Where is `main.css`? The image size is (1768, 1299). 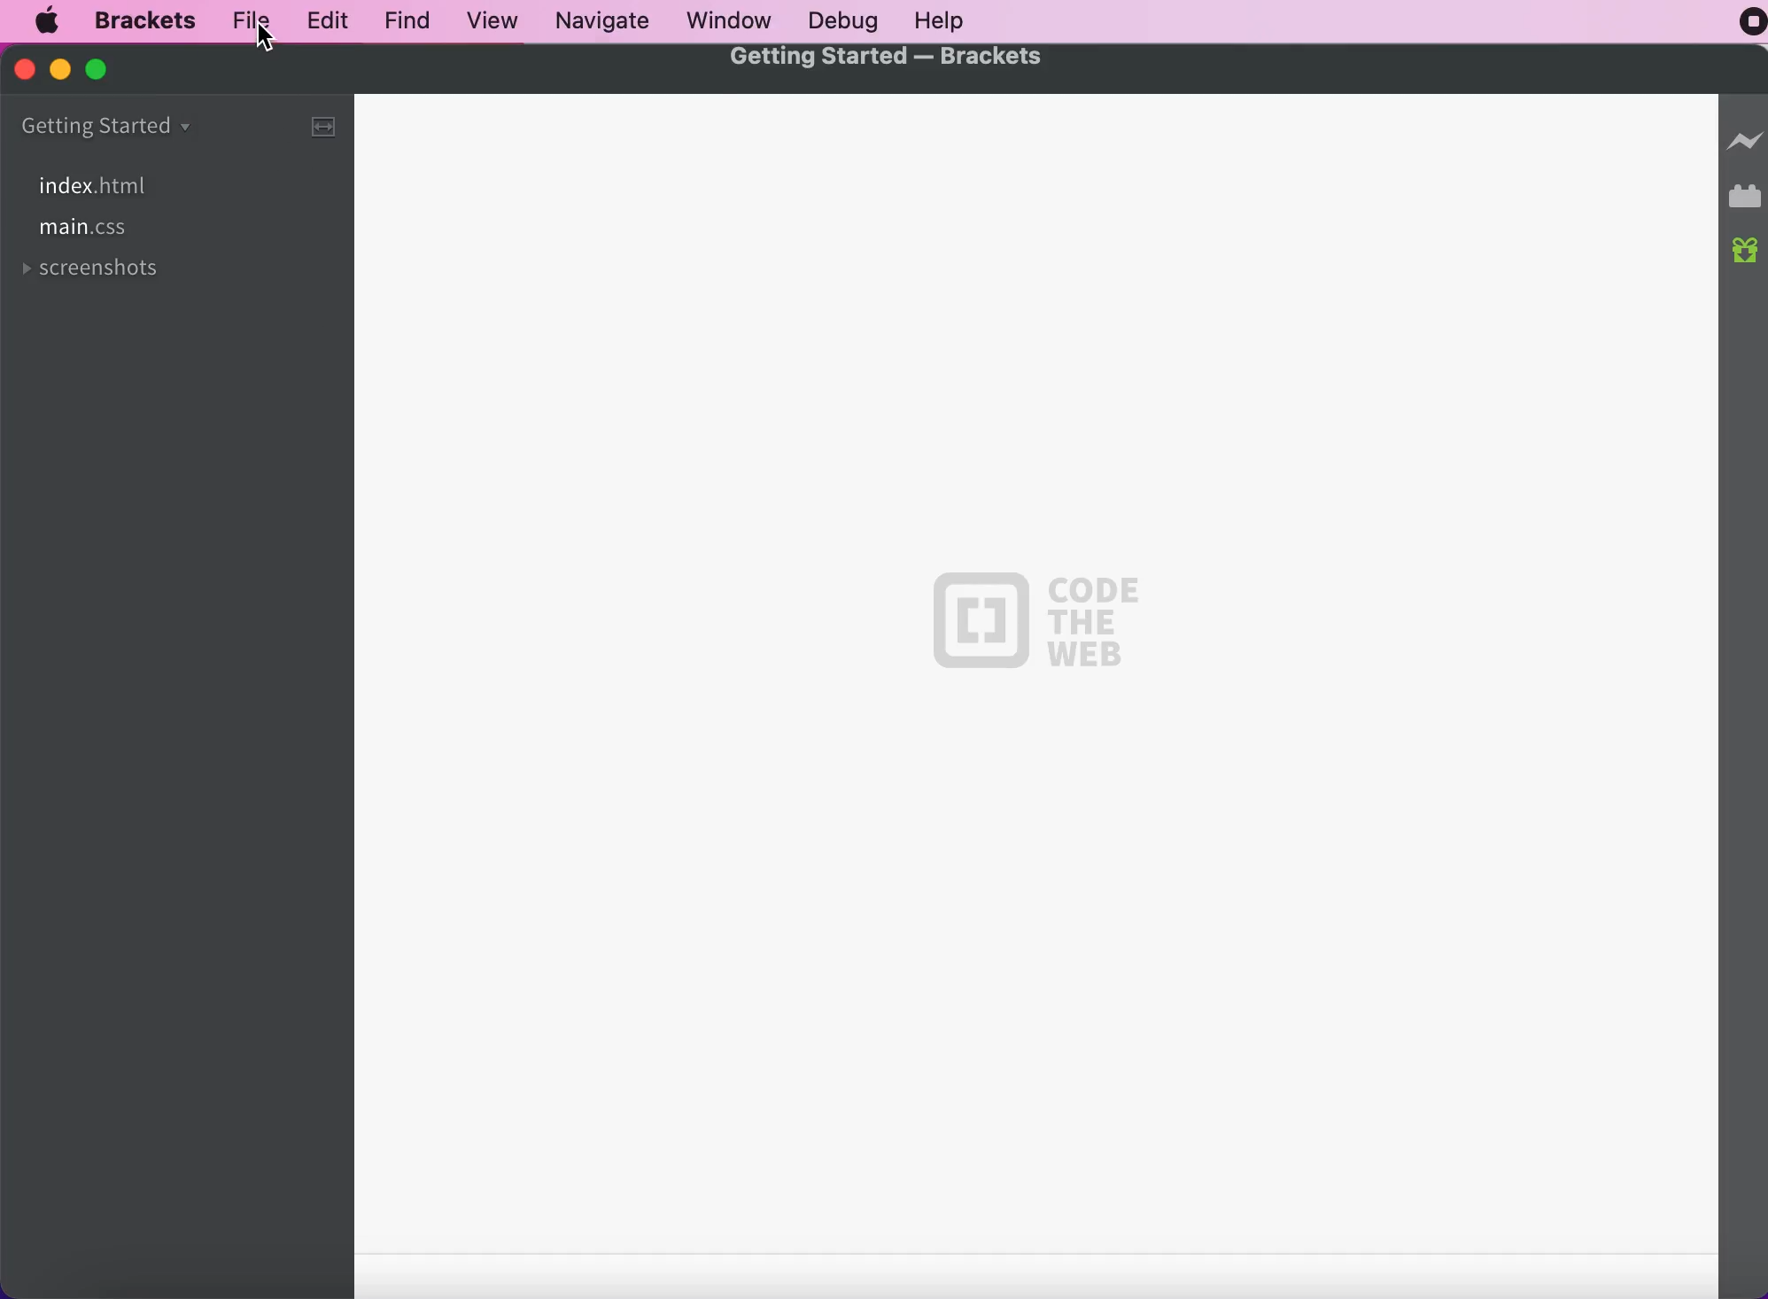 main.css is located at coordinates (85, 229).